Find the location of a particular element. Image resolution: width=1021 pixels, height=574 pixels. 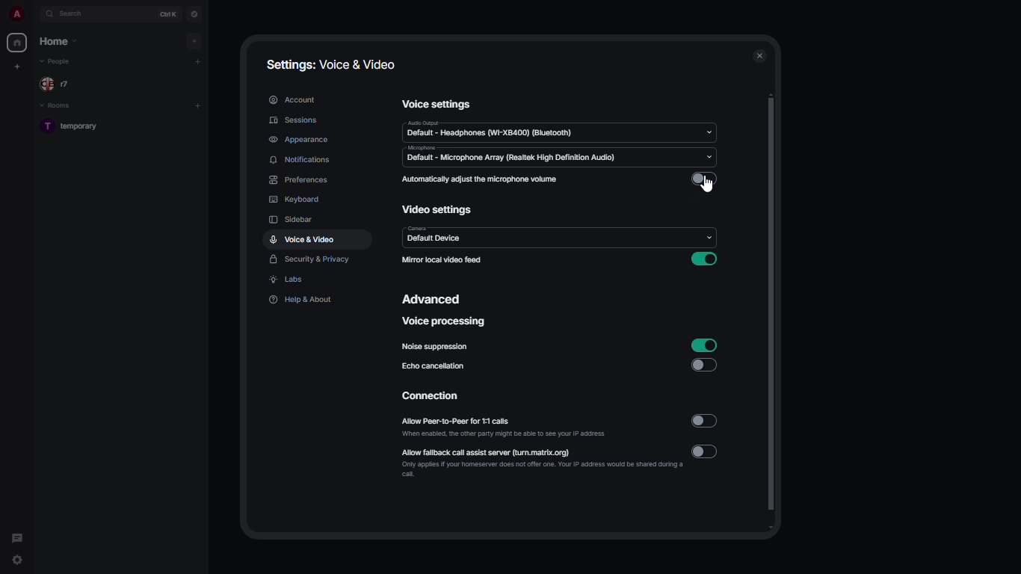

connection is located at coordinates (430, 395).